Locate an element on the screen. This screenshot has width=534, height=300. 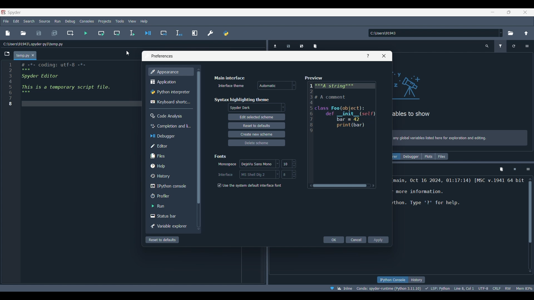
Current code is located at coordinates (71, 86).